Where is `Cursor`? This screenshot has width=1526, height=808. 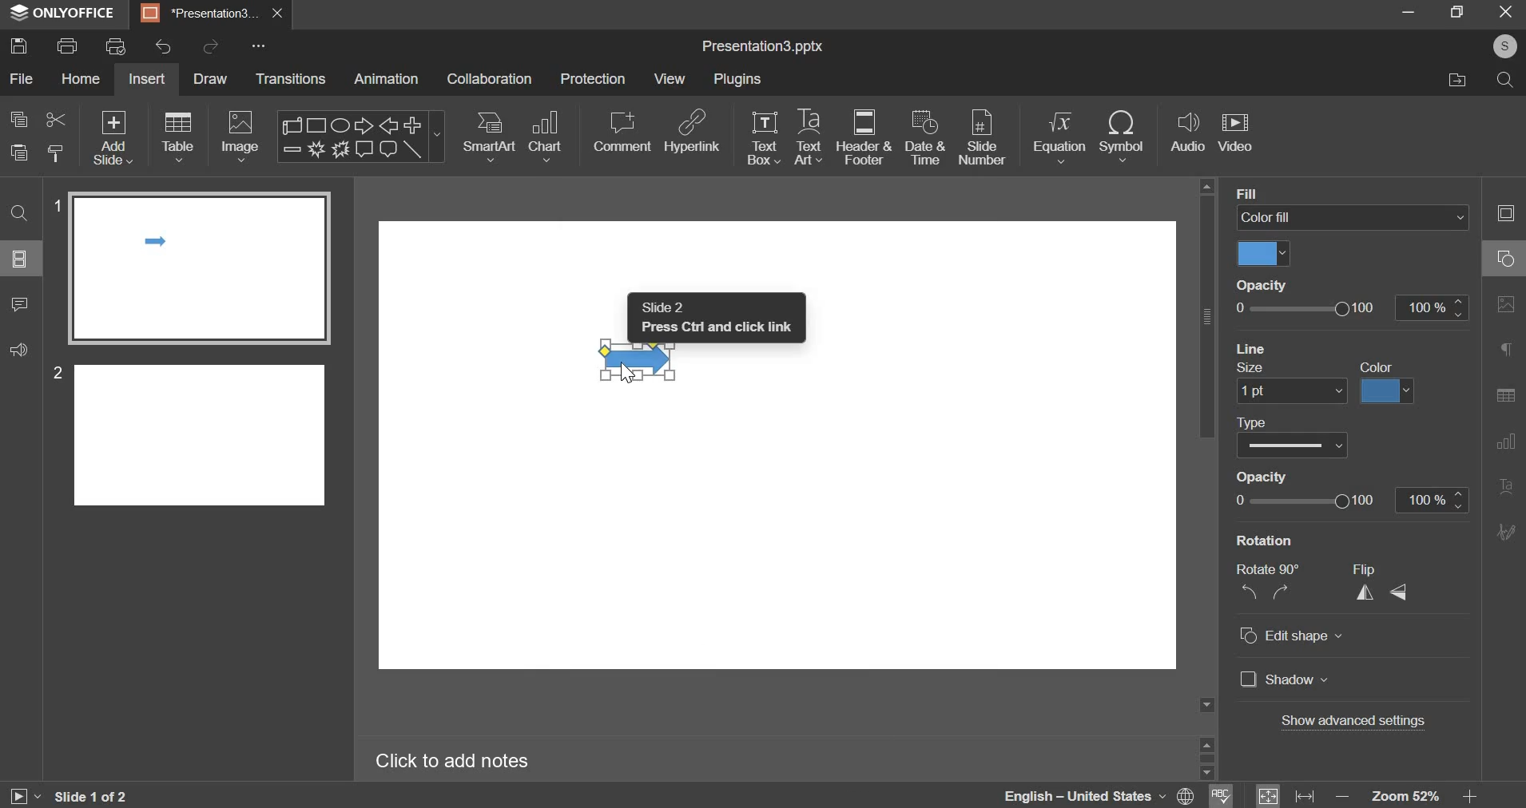 Cursor is located at coordinates (629, 372).